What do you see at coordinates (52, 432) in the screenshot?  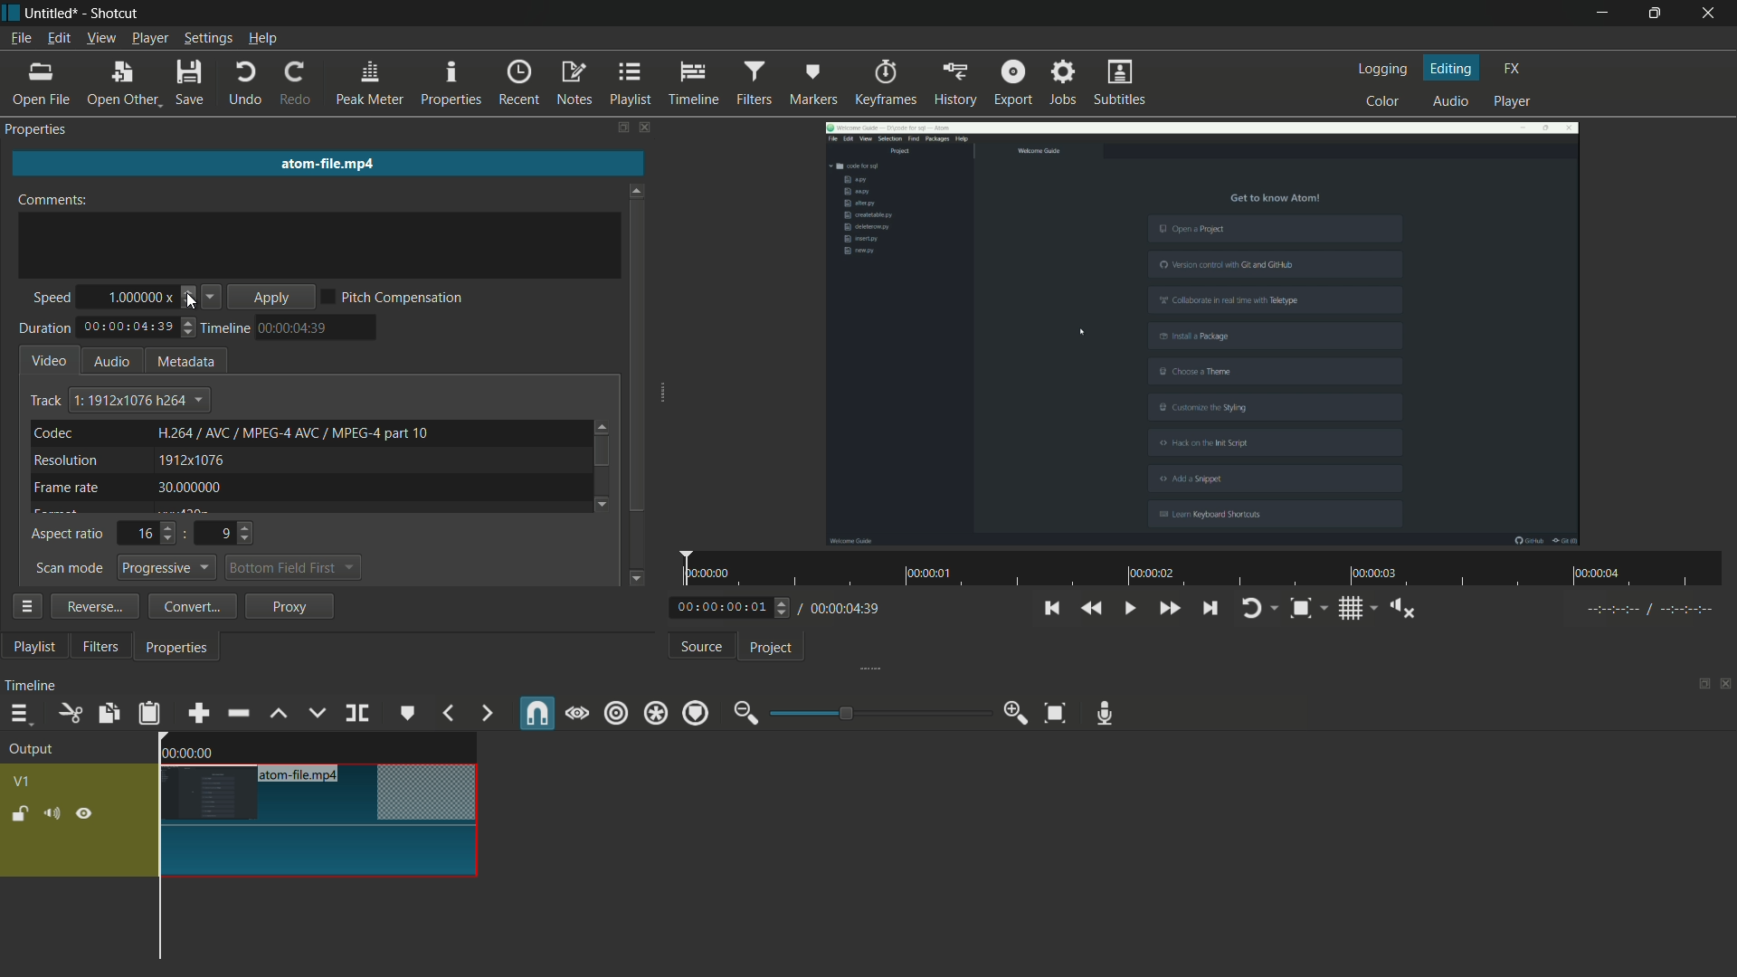 I see `codec` at bounding box center [52, 432].